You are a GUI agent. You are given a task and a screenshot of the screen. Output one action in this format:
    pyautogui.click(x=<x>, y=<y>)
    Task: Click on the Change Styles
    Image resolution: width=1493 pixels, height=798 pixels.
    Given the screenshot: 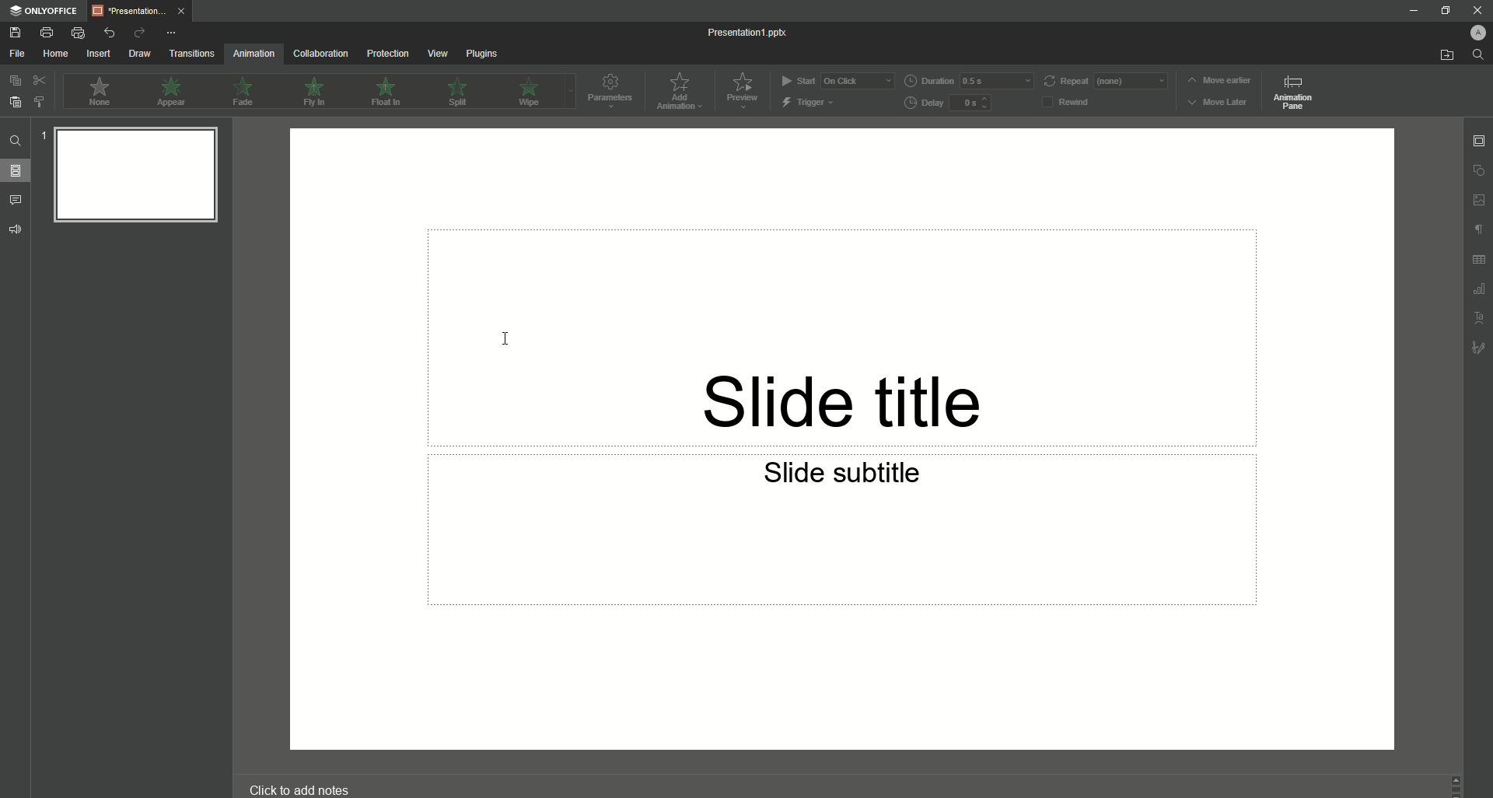 What is the action you would take?
    pyautogui.click(x=38, y=102)
    